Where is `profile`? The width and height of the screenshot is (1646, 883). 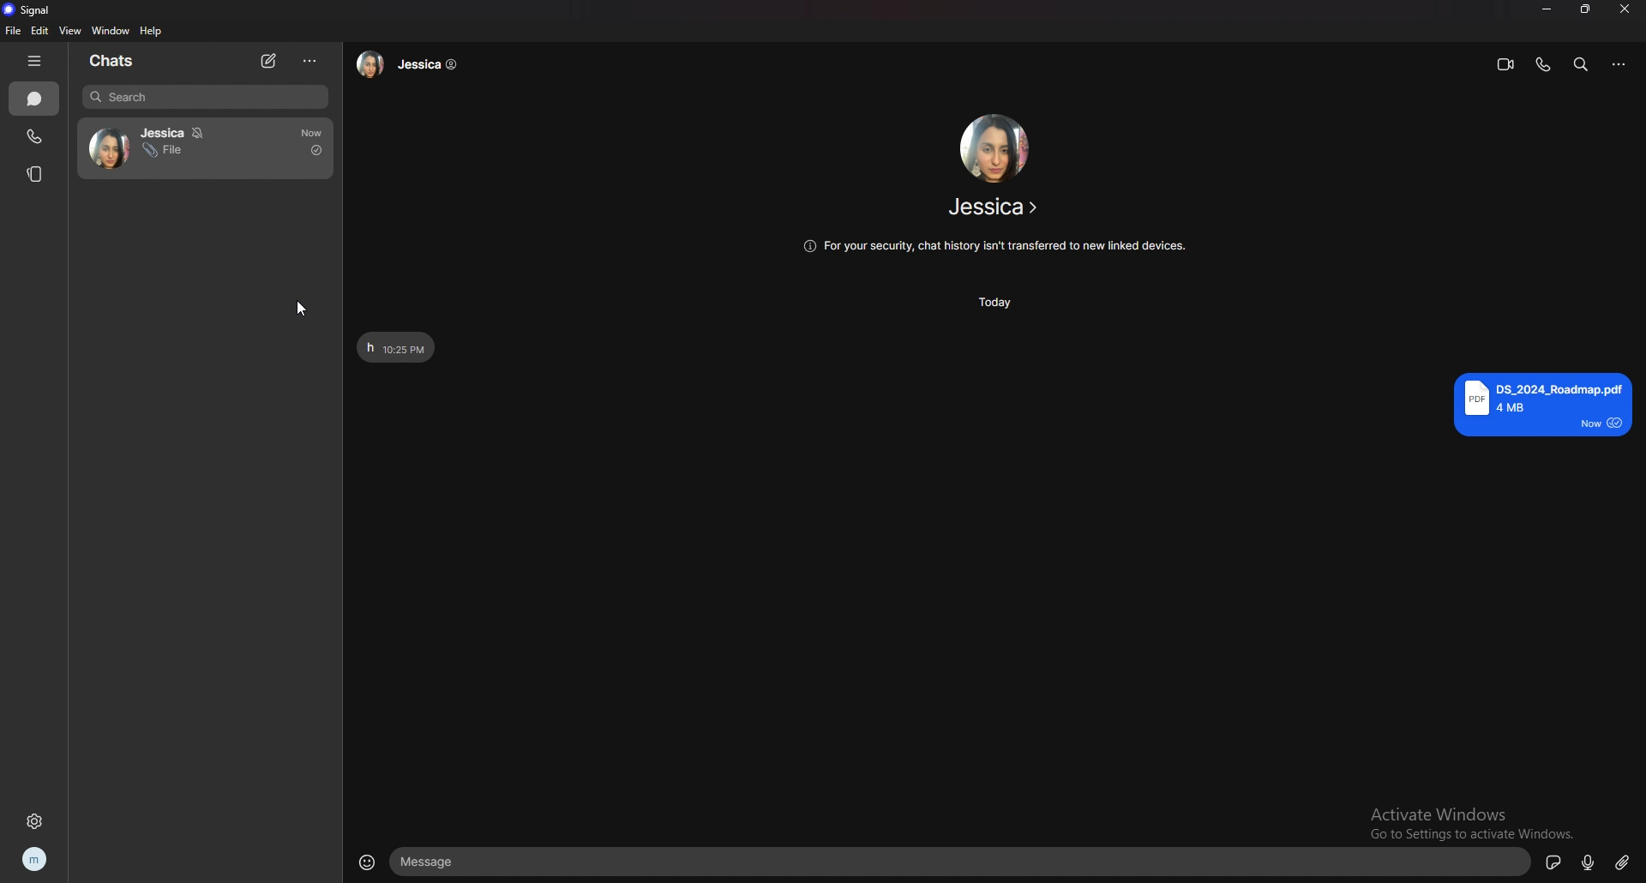 profile is located at coordinates (35, 861).